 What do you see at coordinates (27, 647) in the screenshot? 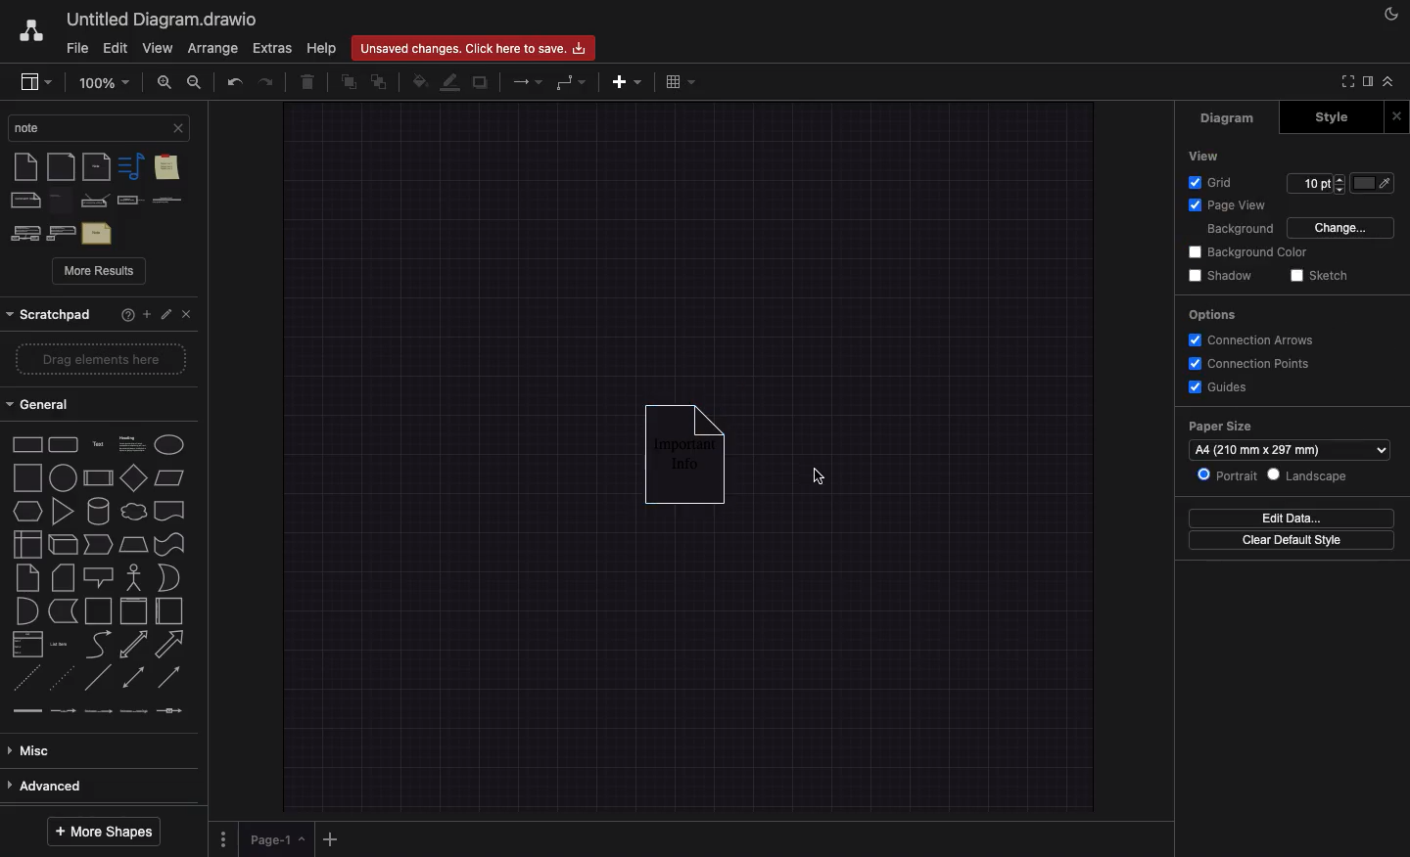
I see `list` at bounding box center [27, 647].